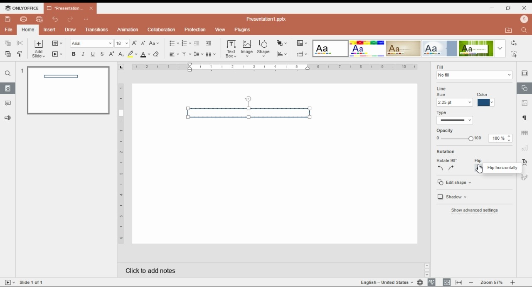 The height and width of the screenshot is (287, 532). Describe the element at coordinates (51, 29) in the screenshot. I see `insert` at that location.